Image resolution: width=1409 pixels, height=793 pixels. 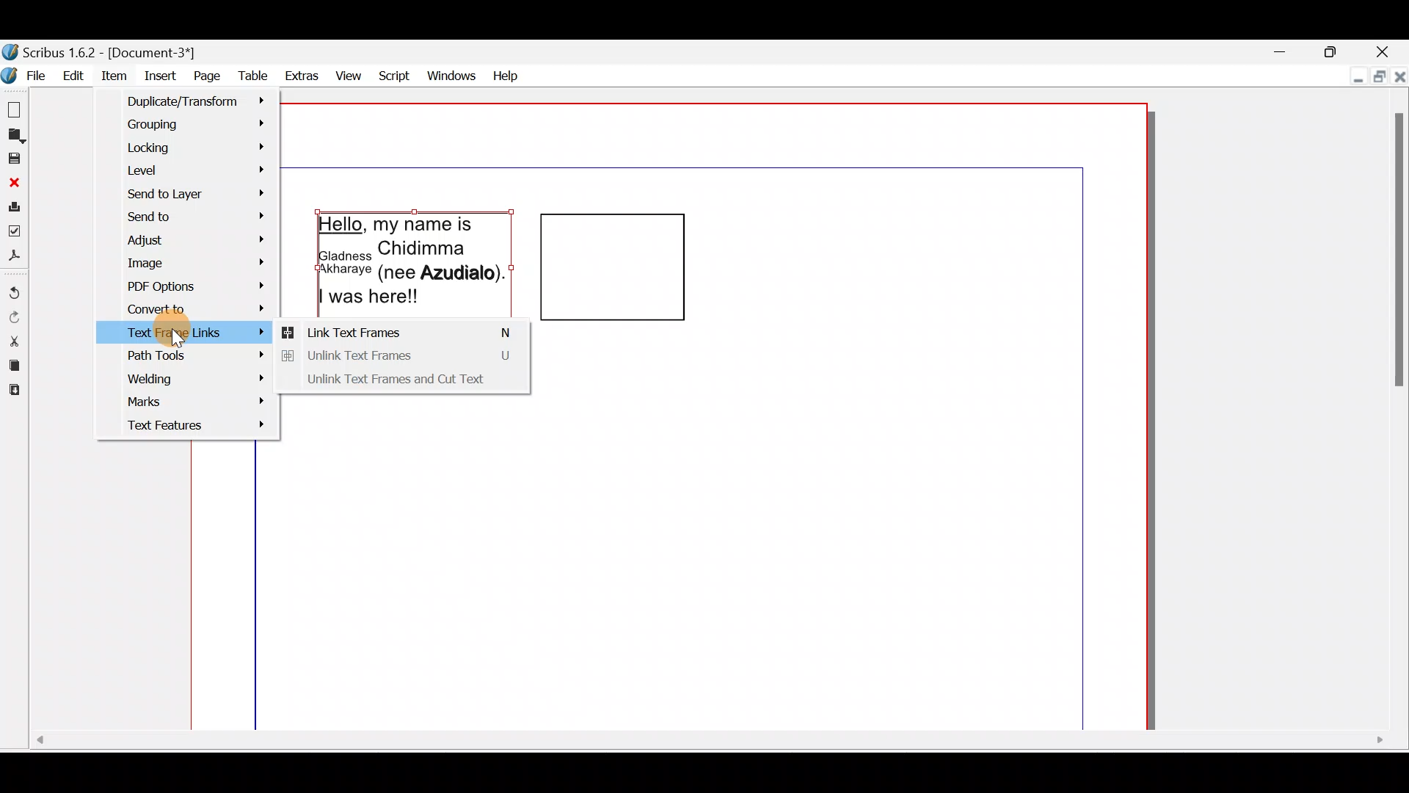 I want to click on PDF options, so click(x=186, y=286).